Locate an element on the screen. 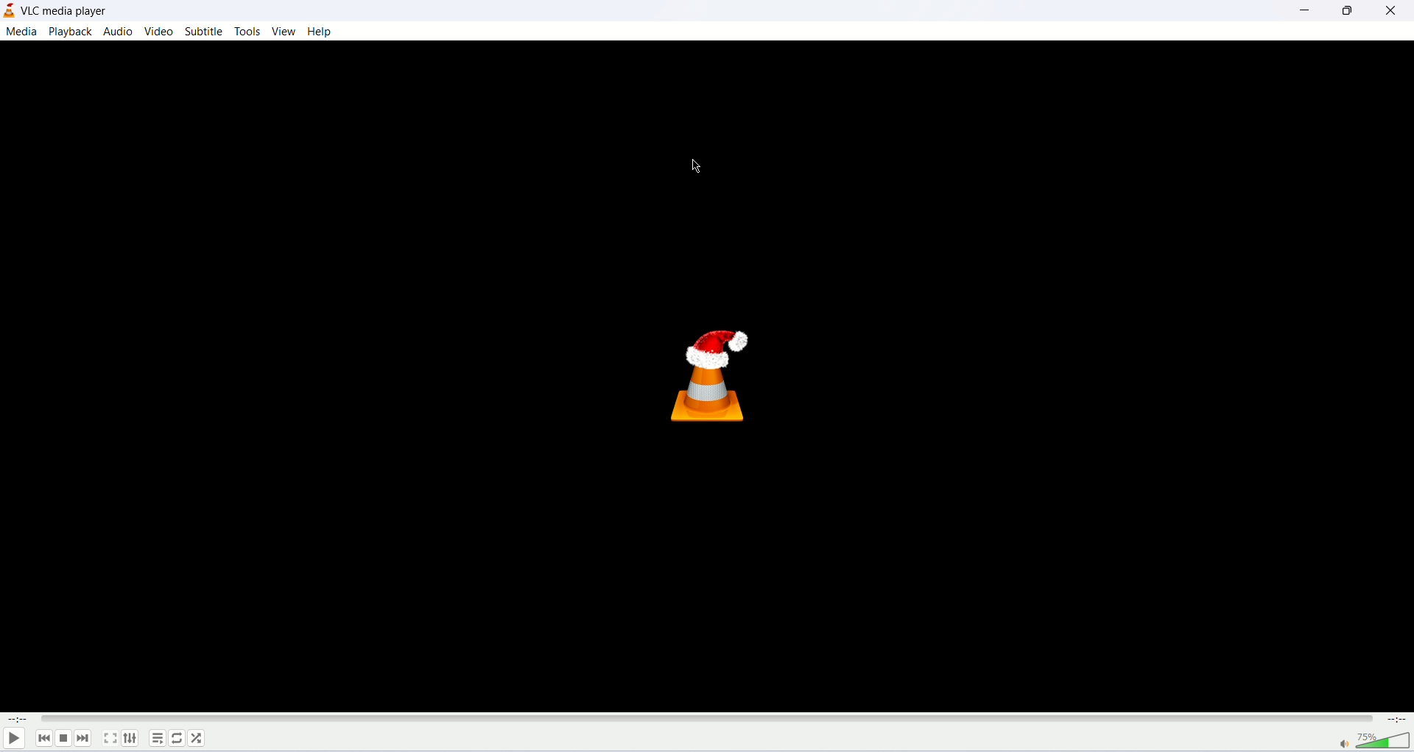  VLC icon is located at coordinates (726, 383).